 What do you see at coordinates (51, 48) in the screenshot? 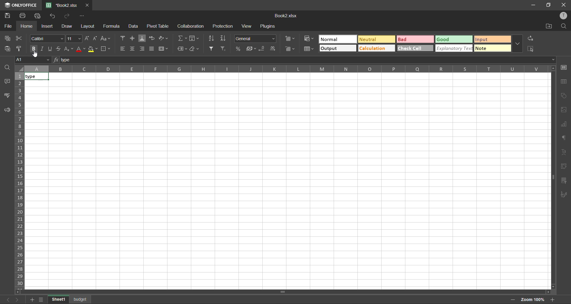
I see `underline` at bounding box center [51, 48].